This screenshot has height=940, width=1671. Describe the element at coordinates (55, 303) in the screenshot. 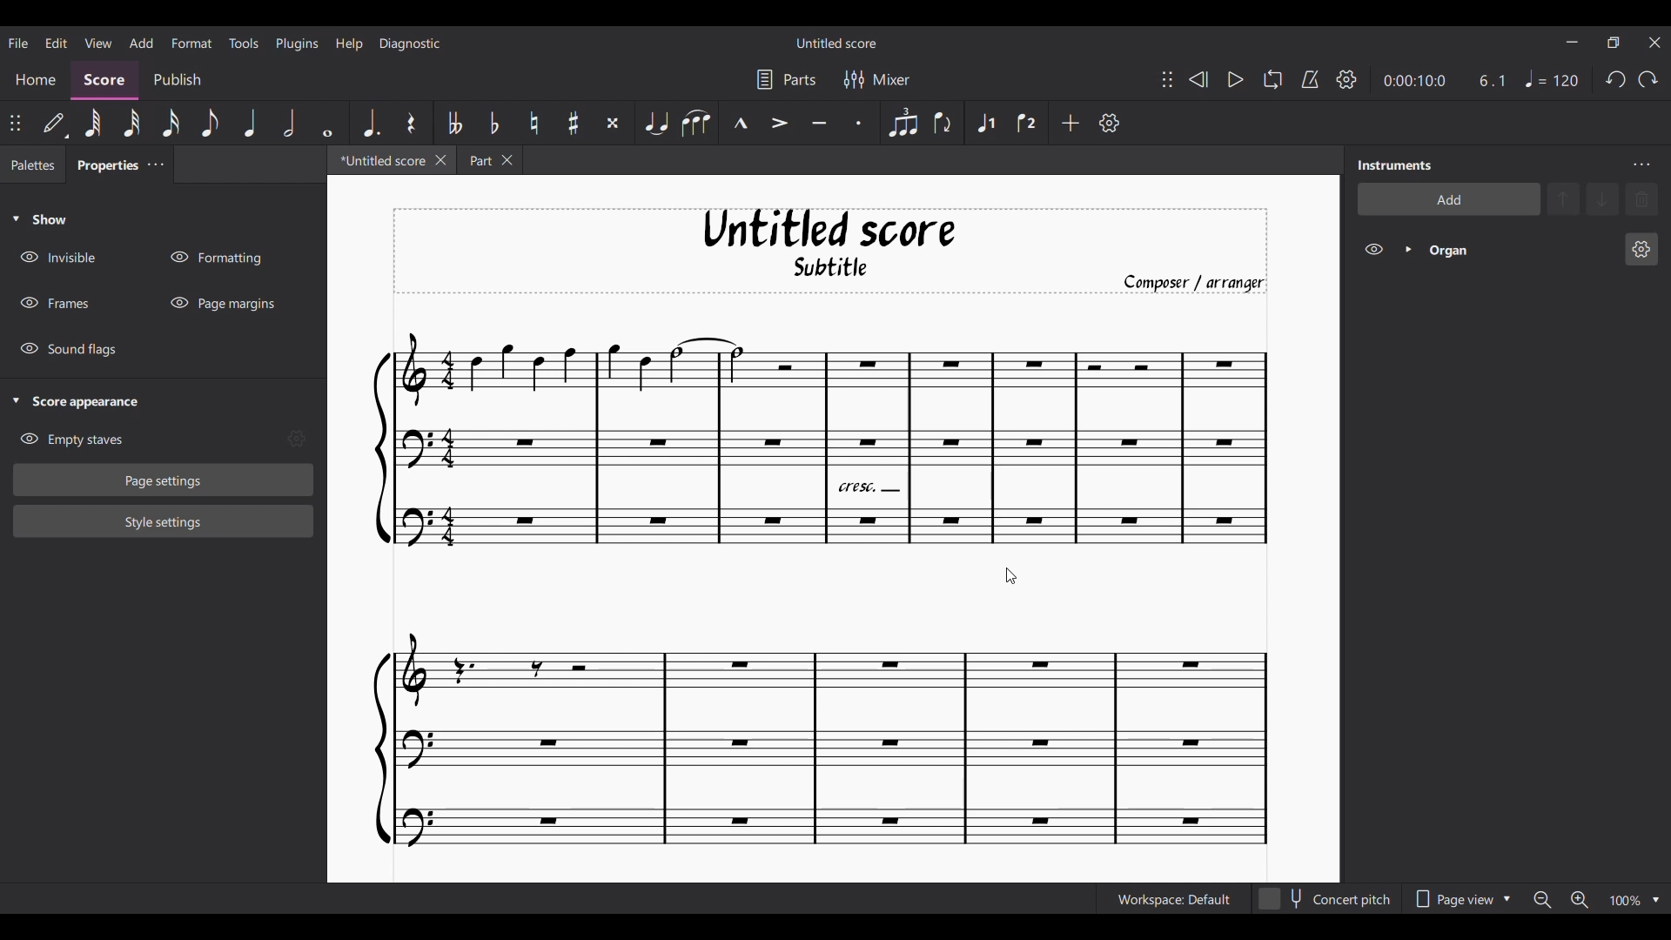

I see `Hide Frames` at that location.